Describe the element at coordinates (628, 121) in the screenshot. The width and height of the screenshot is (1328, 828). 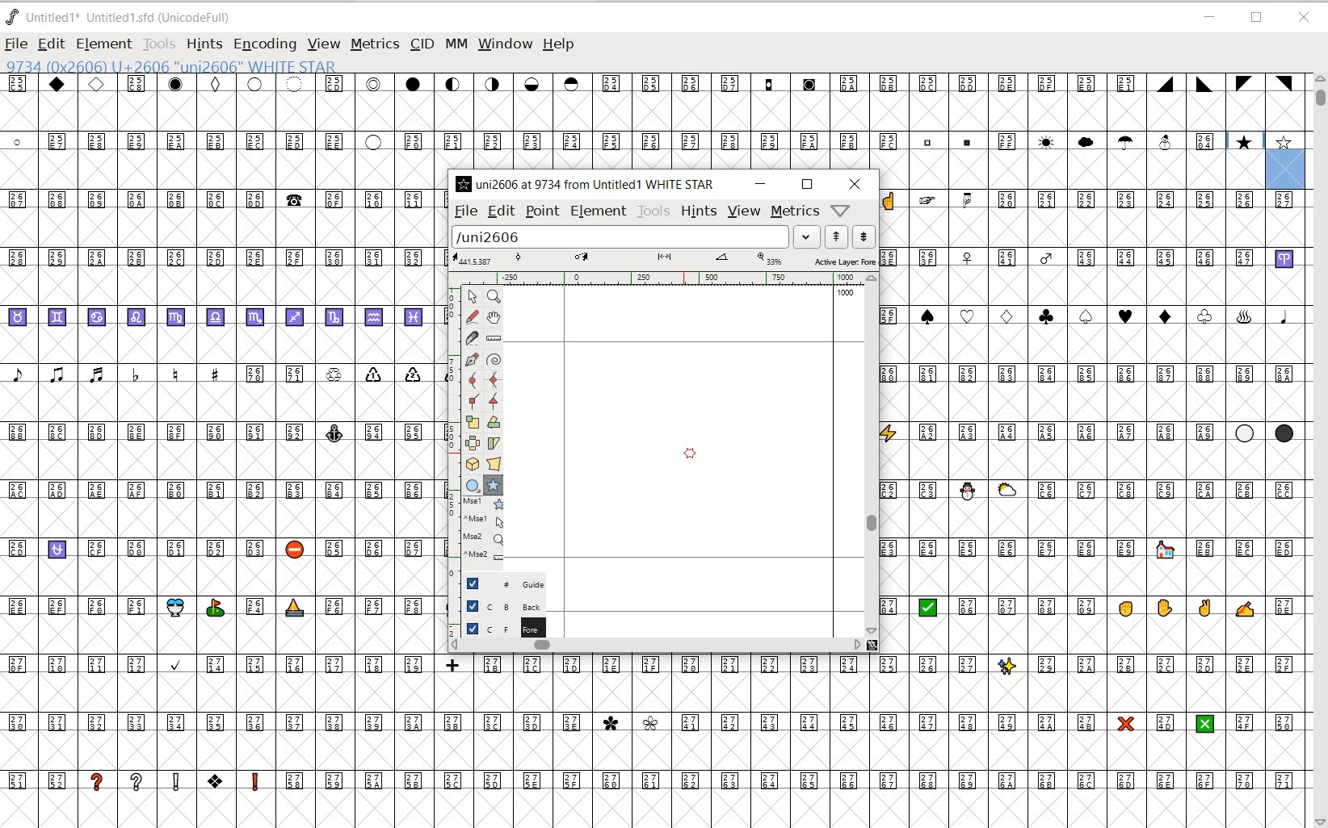
I see `GLYPHY CHARACTERS & NUMBERS` at that location.